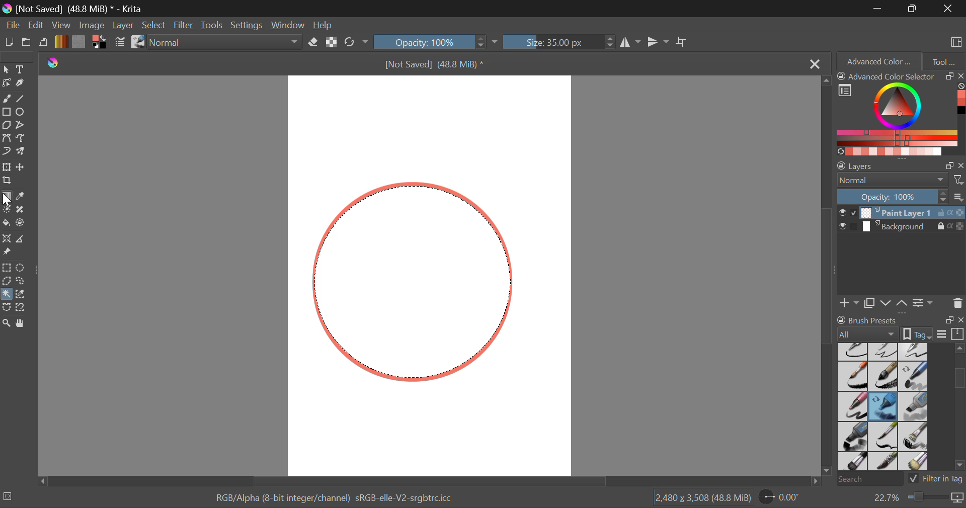 The width and height of the screenshot is (966, 508). I want to click on Marker Smooth, so click(852, 406).